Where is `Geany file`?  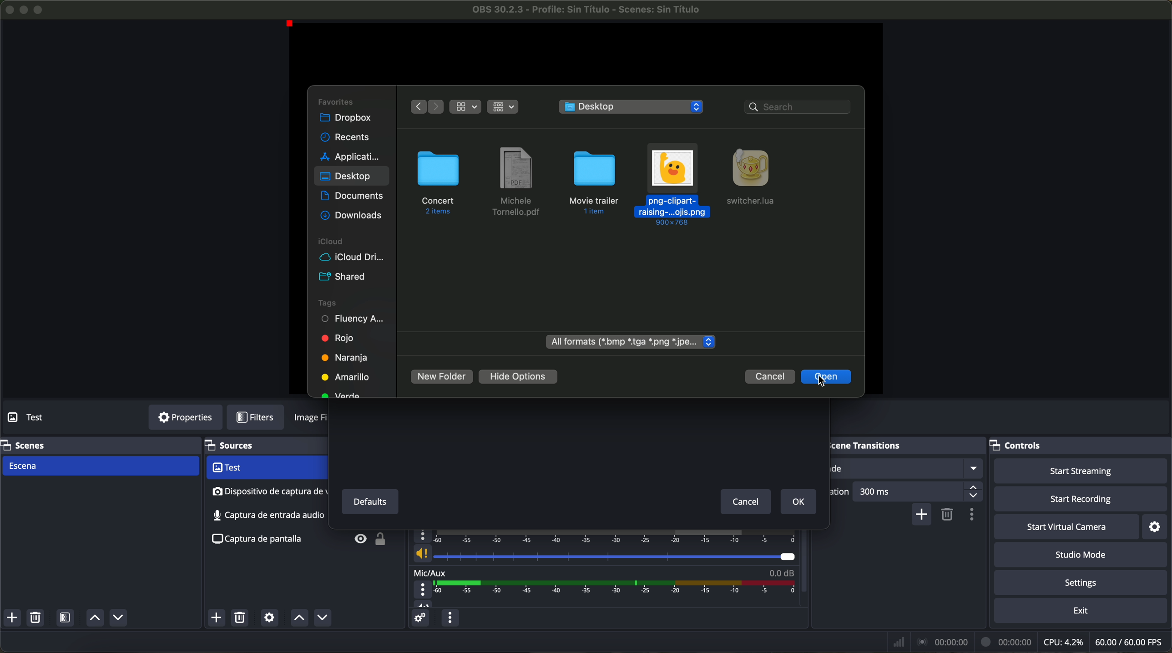 Geany file is located at coordinates (754, 178).